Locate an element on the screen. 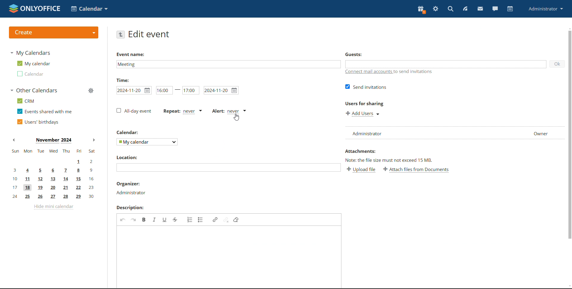 Image resolution: width=572 pixels, height=289 pixels. manage is located at coordinates (90, 90).